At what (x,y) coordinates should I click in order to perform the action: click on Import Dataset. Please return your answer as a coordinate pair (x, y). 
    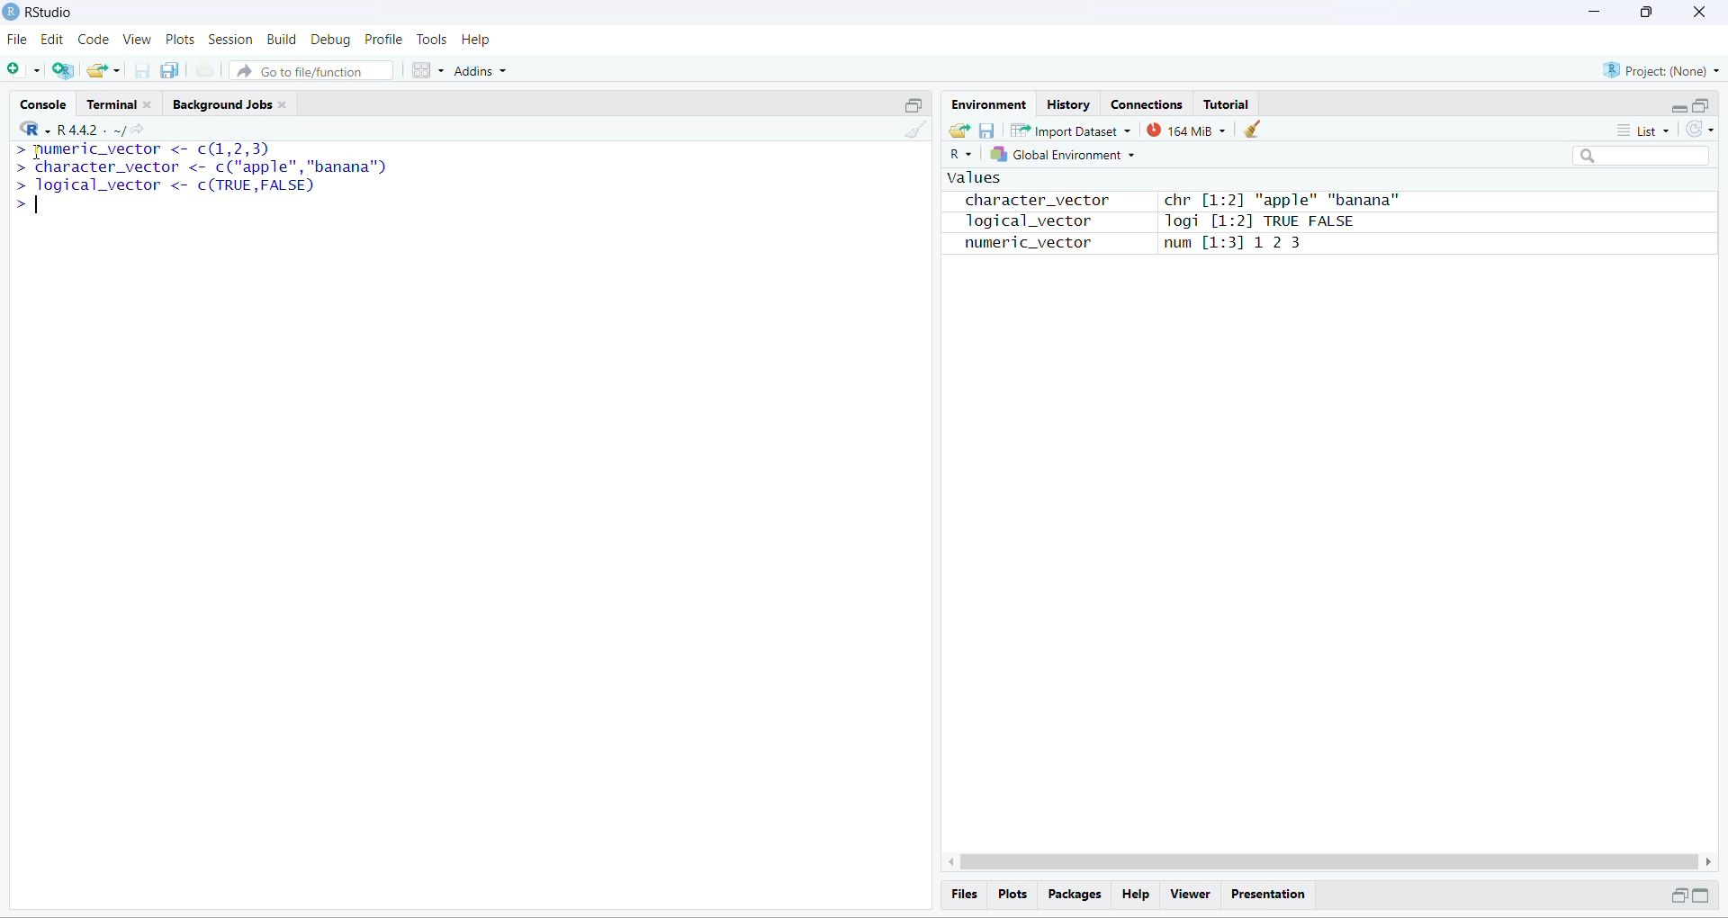
    Looking at the image, I should click on (1069, 130).